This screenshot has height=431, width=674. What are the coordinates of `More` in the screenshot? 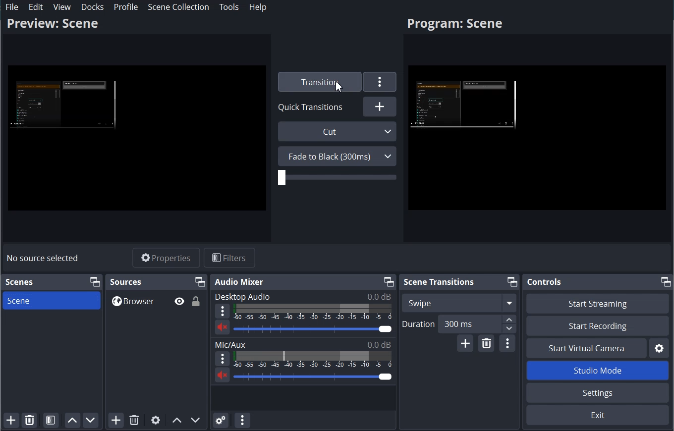 It's located at (223, 311).